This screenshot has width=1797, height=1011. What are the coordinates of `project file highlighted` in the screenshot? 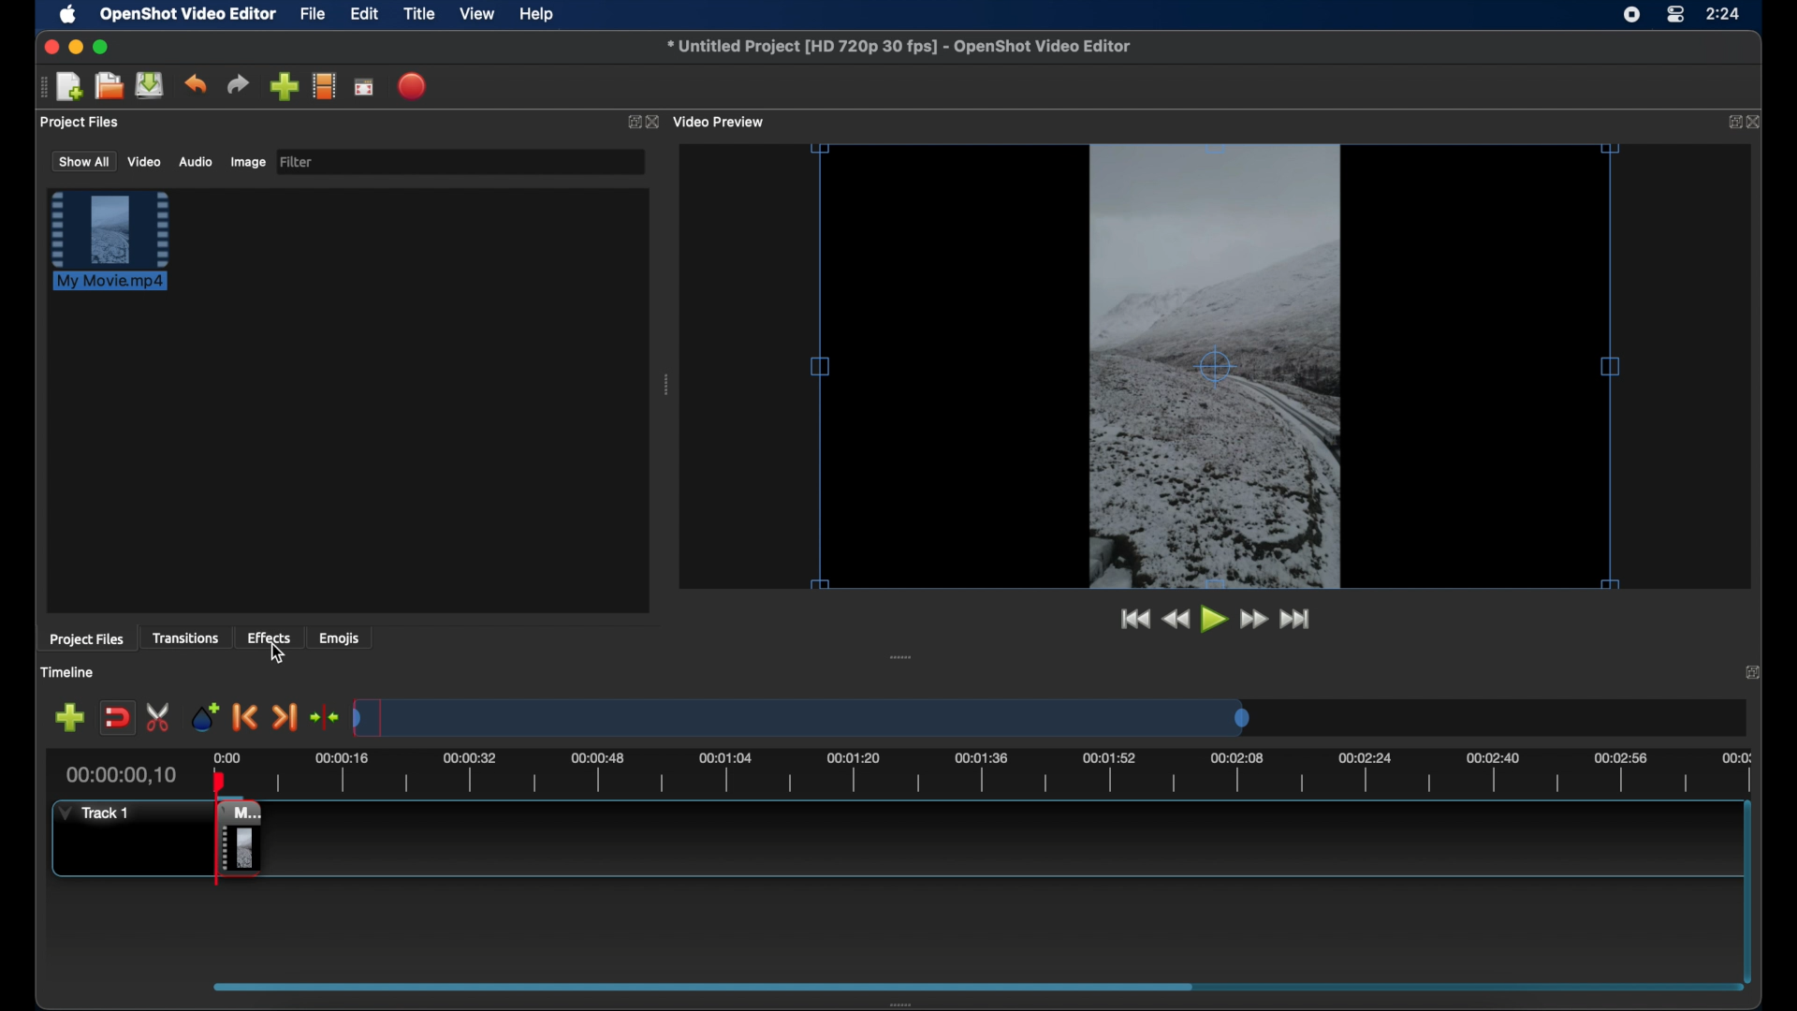 It's located at (110, 242).